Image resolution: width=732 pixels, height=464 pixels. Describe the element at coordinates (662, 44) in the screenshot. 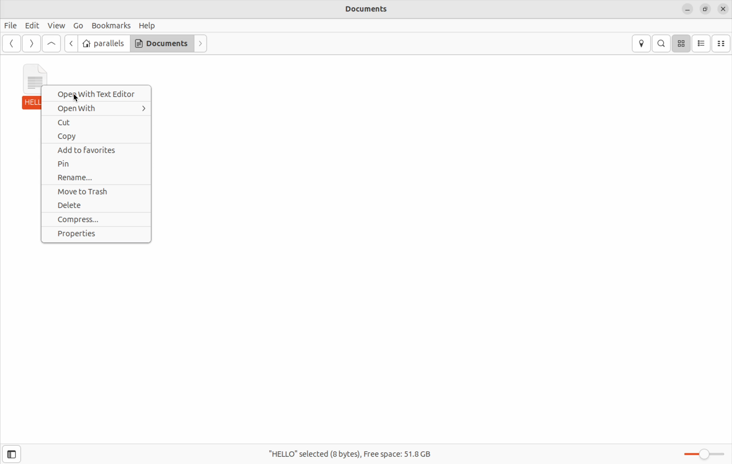

I see `Search` at that location.